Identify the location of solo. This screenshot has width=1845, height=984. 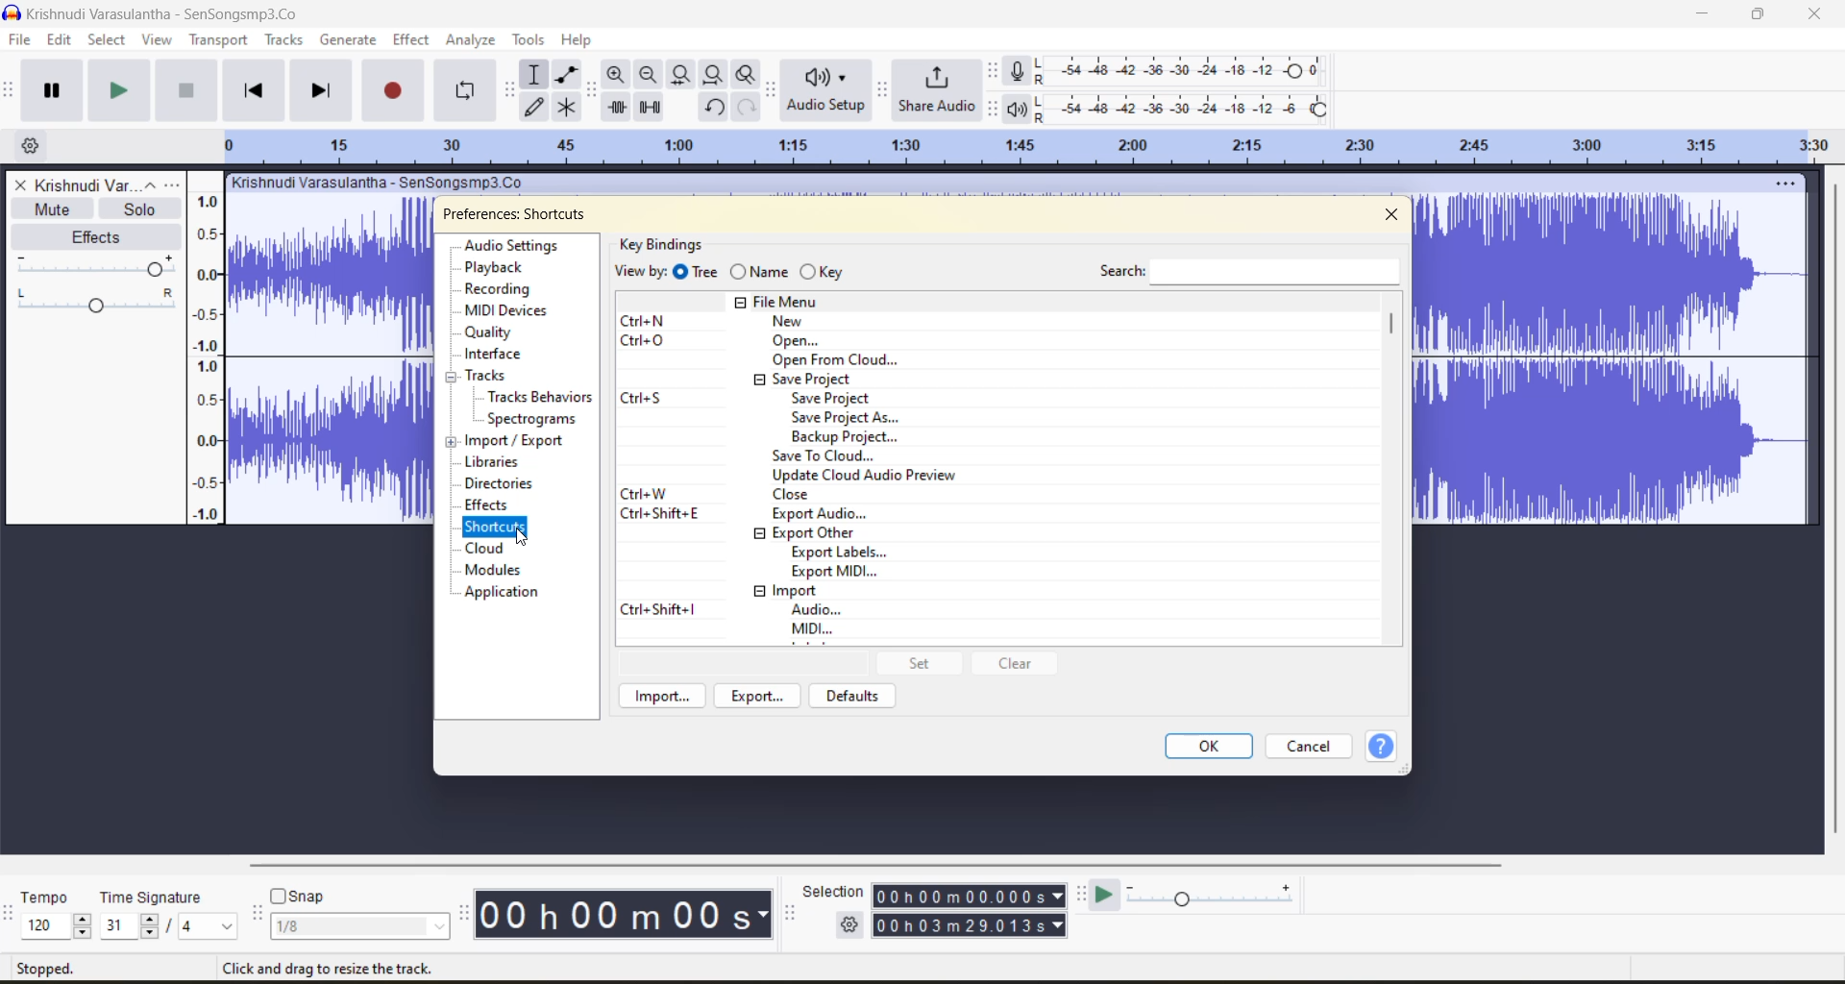
(142, 210).